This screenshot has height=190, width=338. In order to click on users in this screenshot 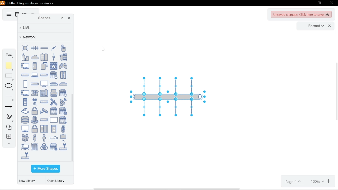, I will do `click(25, 137)`.